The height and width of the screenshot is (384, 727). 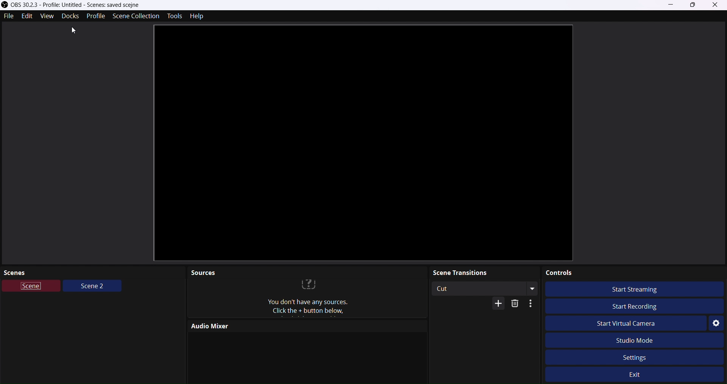 I want to click on Tools, so click(x=172, y=16).